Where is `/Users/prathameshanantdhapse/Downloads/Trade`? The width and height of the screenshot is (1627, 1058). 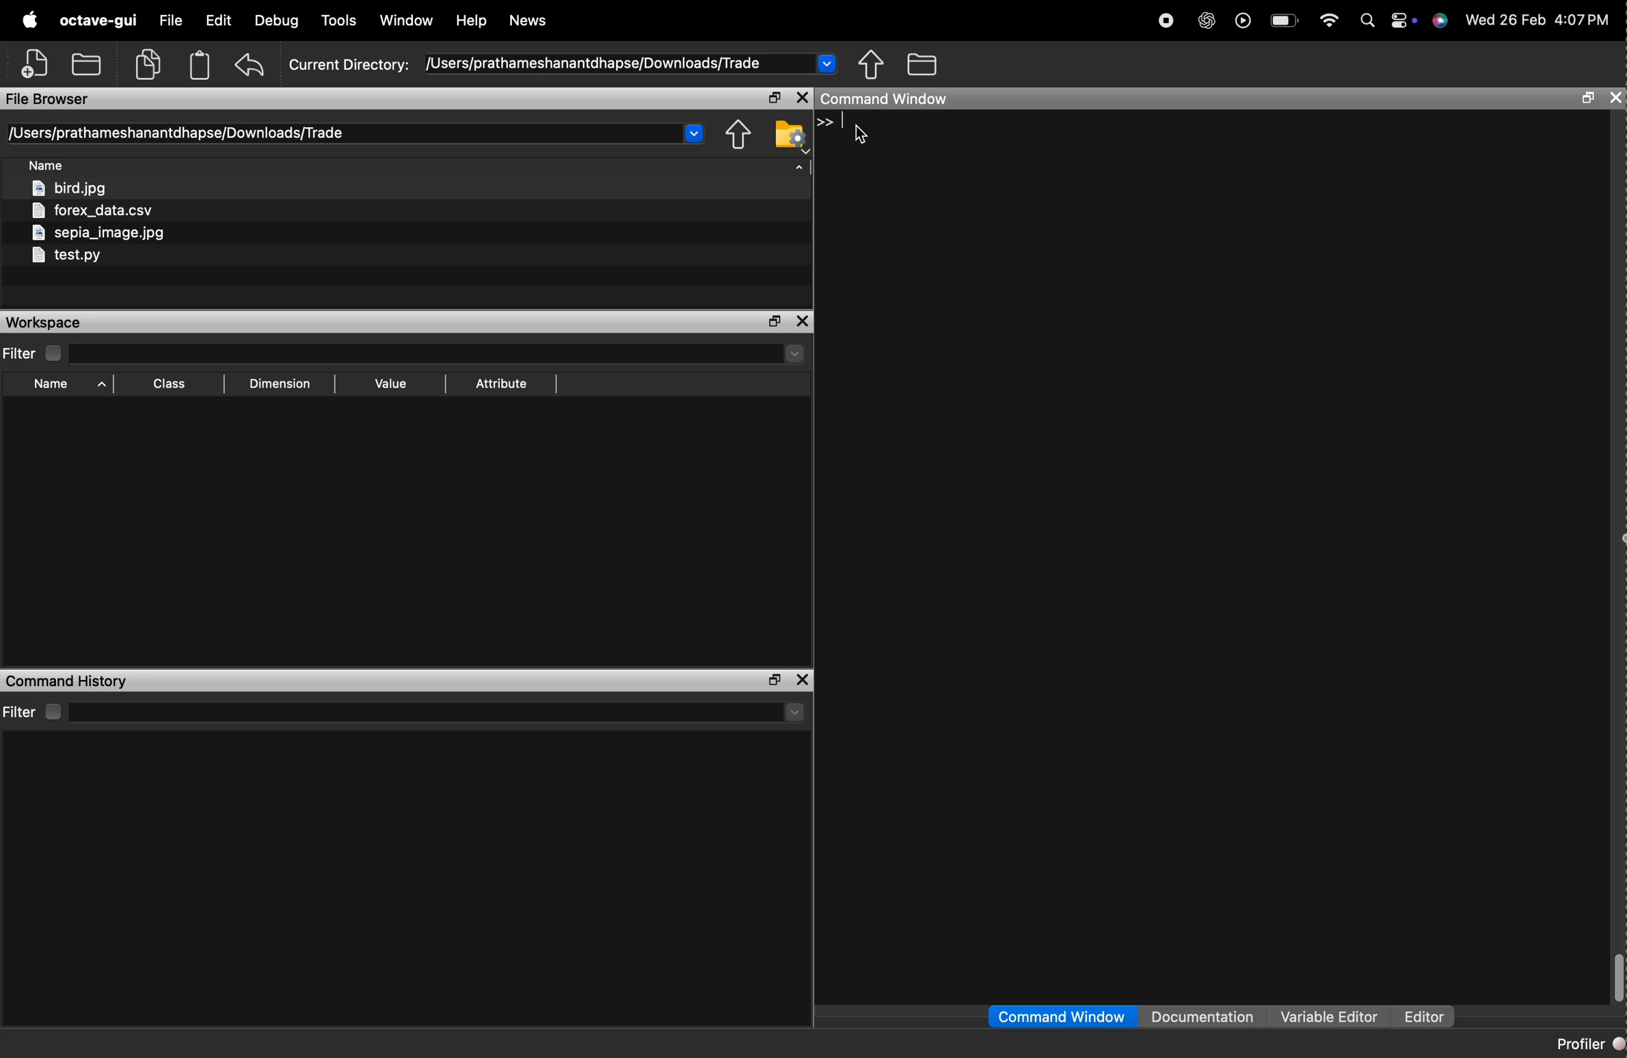 /Users/prathameshanantdhapse/Downloads/Trade is located at coordinates (178, 133).